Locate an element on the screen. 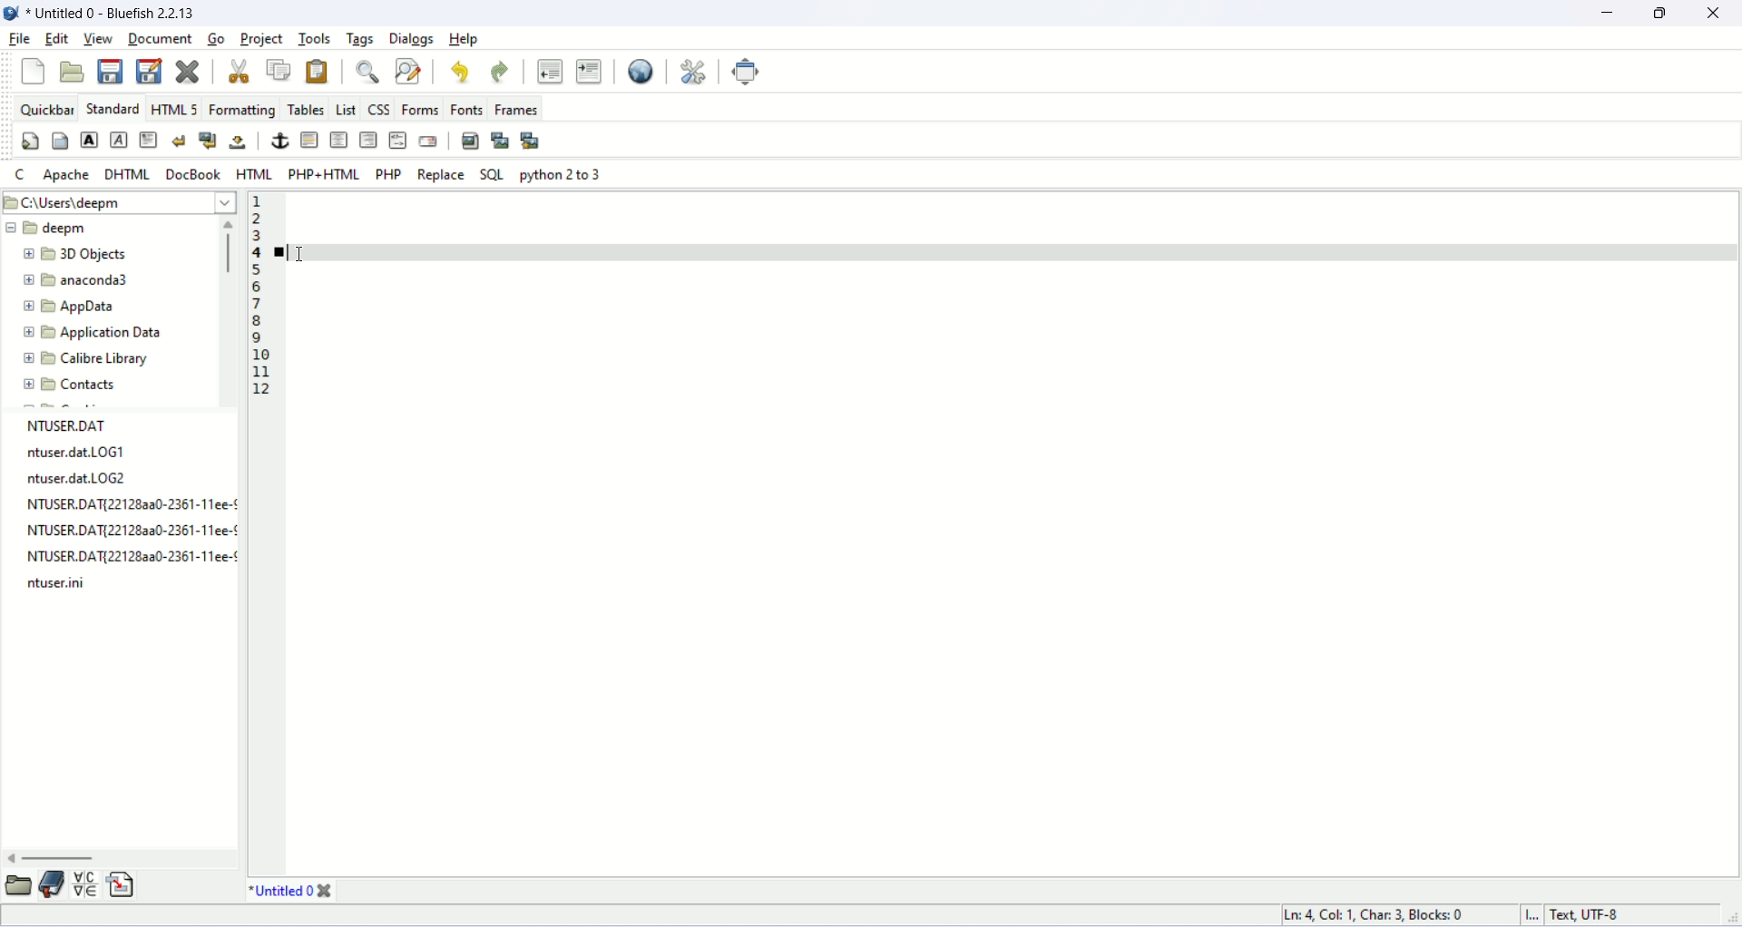 This screenshot has height=927, width=1742. DOCBOOK is located at coordinates (195, 174).